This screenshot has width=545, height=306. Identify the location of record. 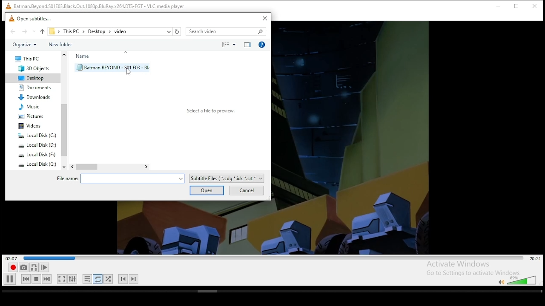
(13, 267).